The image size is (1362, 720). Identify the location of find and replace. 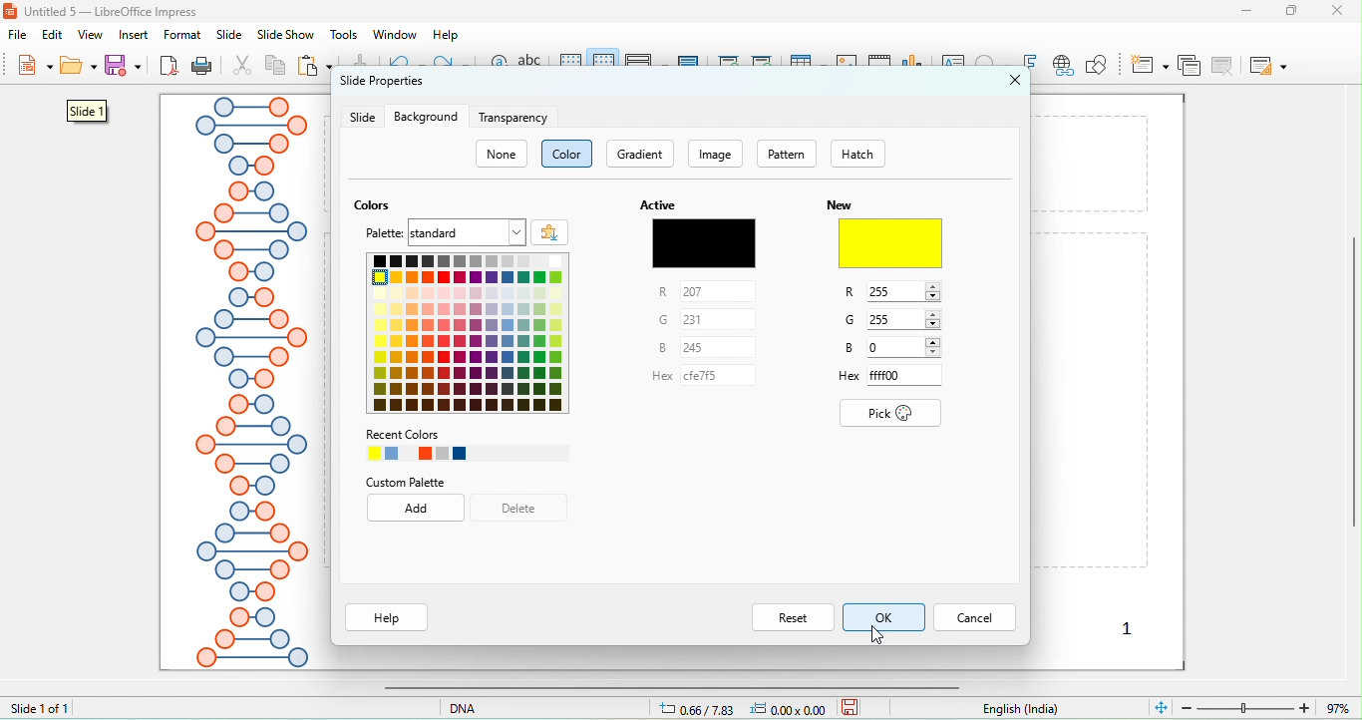
(498, 68).